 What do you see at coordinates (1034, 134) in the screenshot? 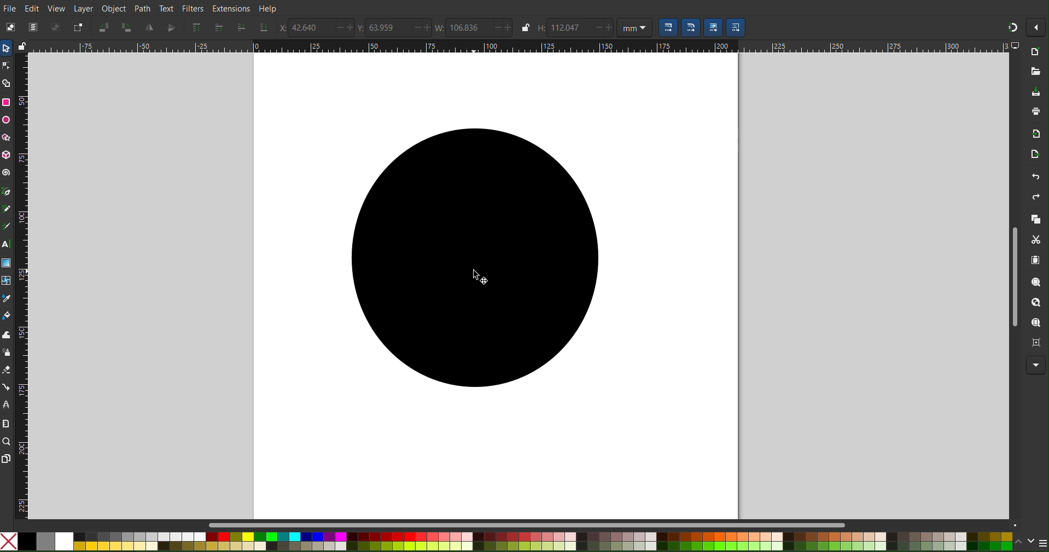
I see `Import Bitmap` at bounding box center [1034, 134].